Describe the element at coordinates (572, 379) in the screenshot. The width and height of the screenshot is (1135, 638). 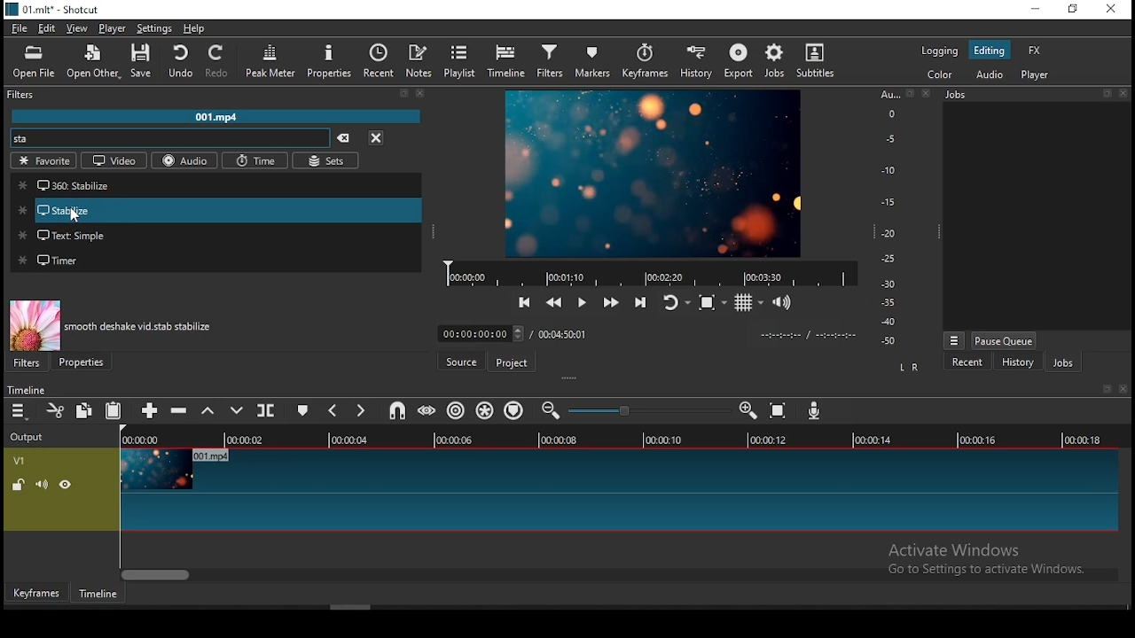
I see `drag` at that location.